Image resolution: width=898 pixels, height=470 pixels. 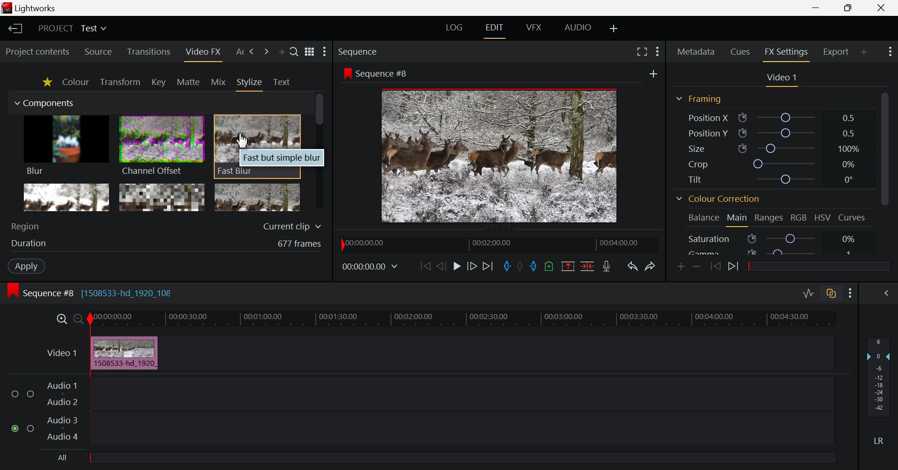 I want to click on Main Tab Open, so click(x=736, y=220).